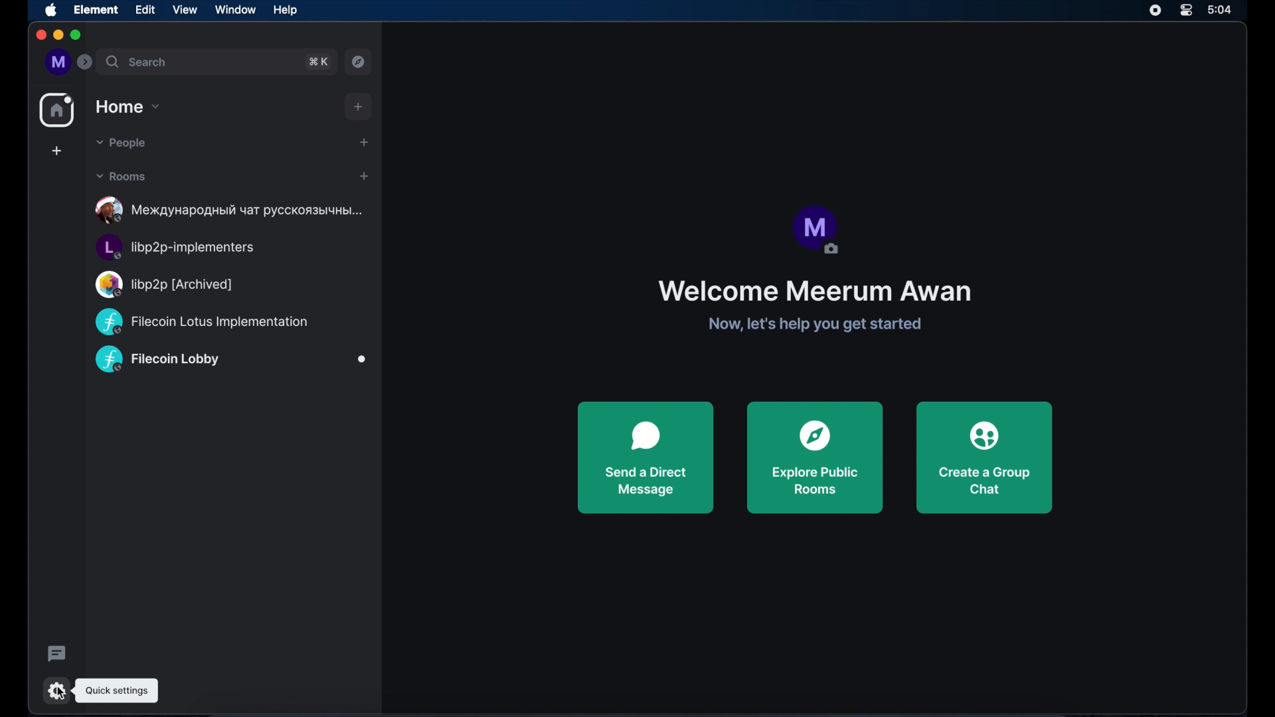  What do you see at coordinates (168, 282) in the screenshot?
I see `e libp2p [Archived]` at bounding box center [168, 282].